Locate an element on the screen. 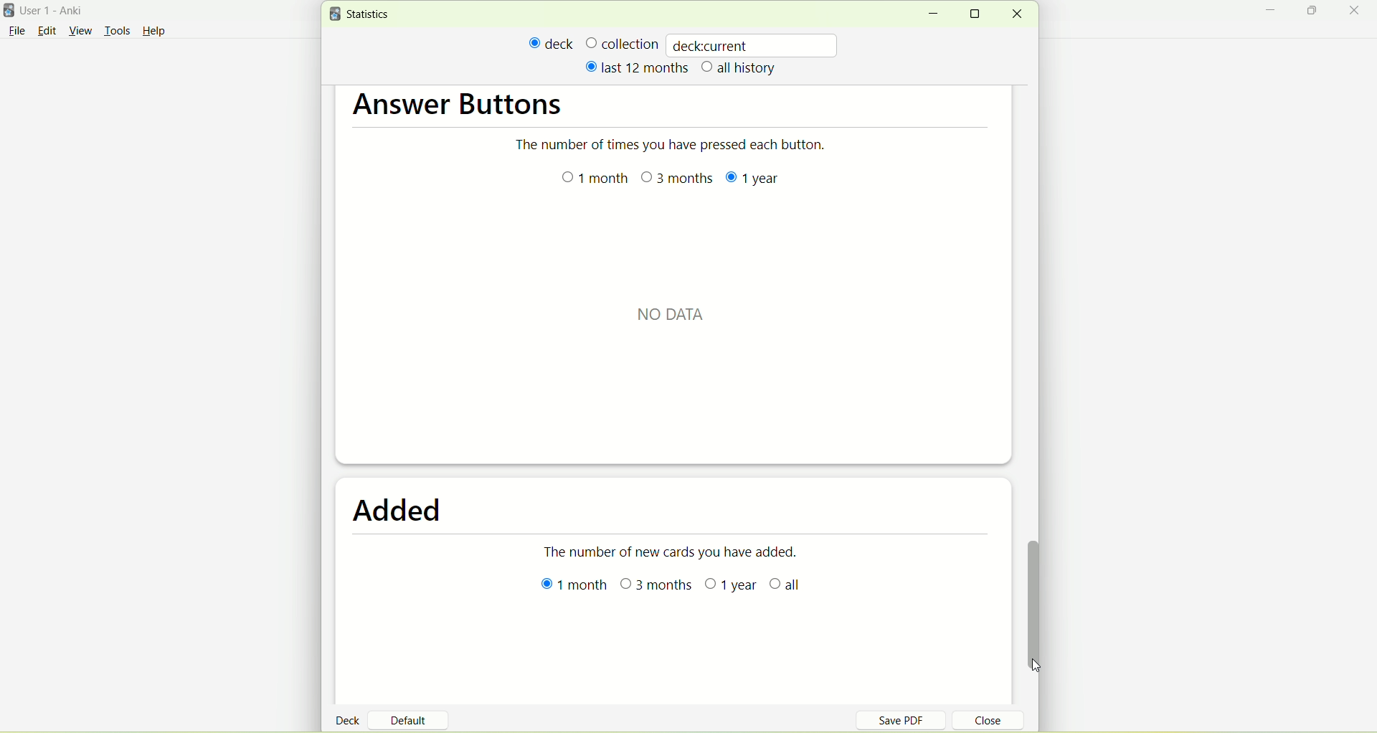  default is located at coordinates (414, 715).